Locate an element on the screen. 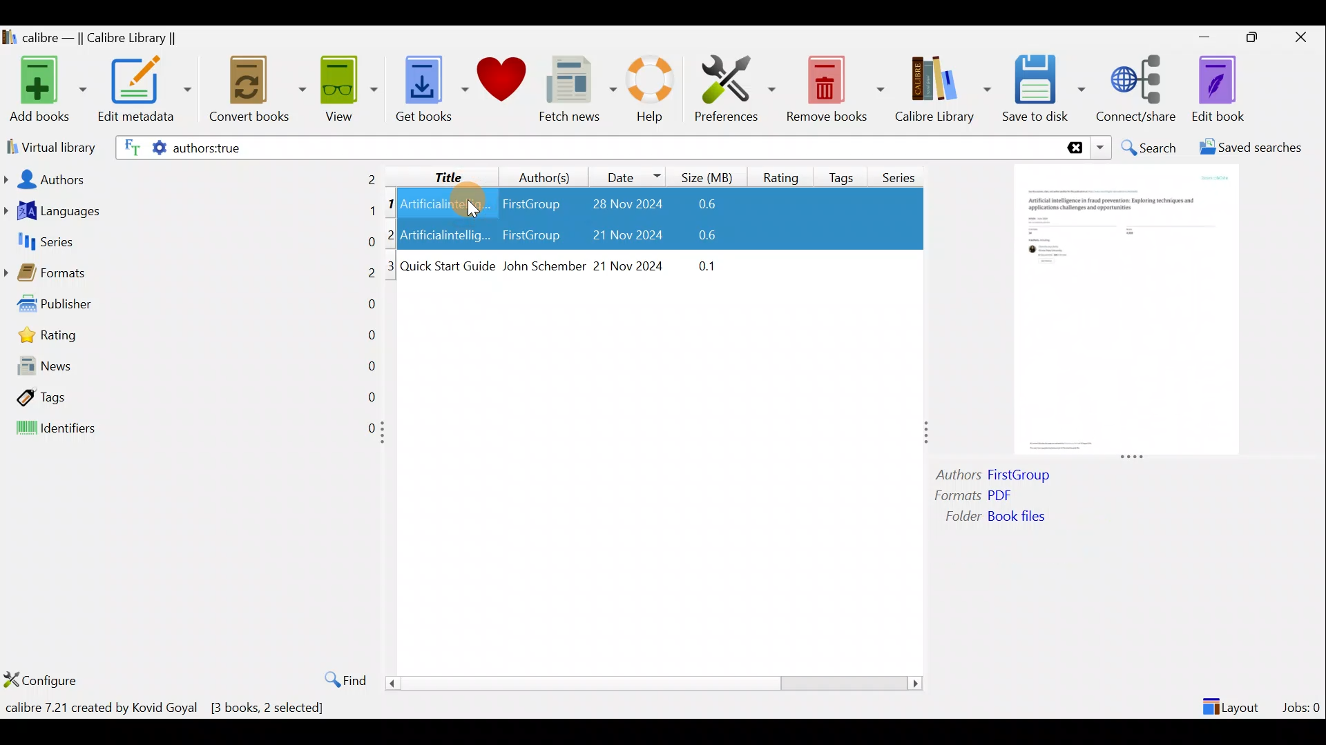 This screenshot has height=745, width=1326. Authors is located at coordinates (191, 178).